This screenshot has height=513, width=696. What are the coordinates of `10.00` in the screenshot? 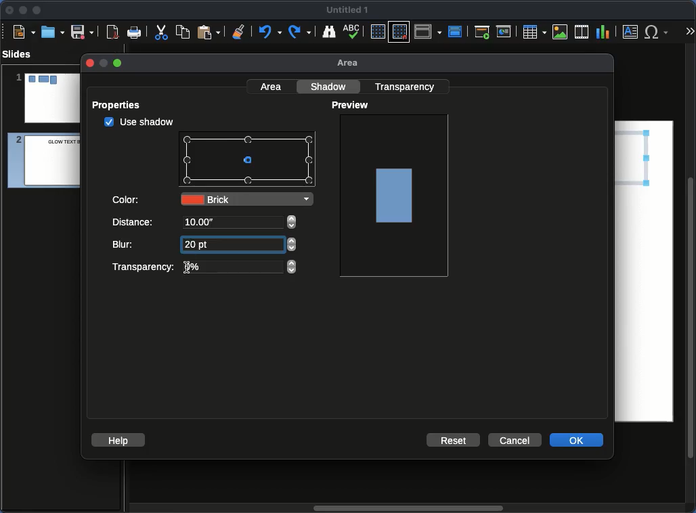 It's located at (200, 223).